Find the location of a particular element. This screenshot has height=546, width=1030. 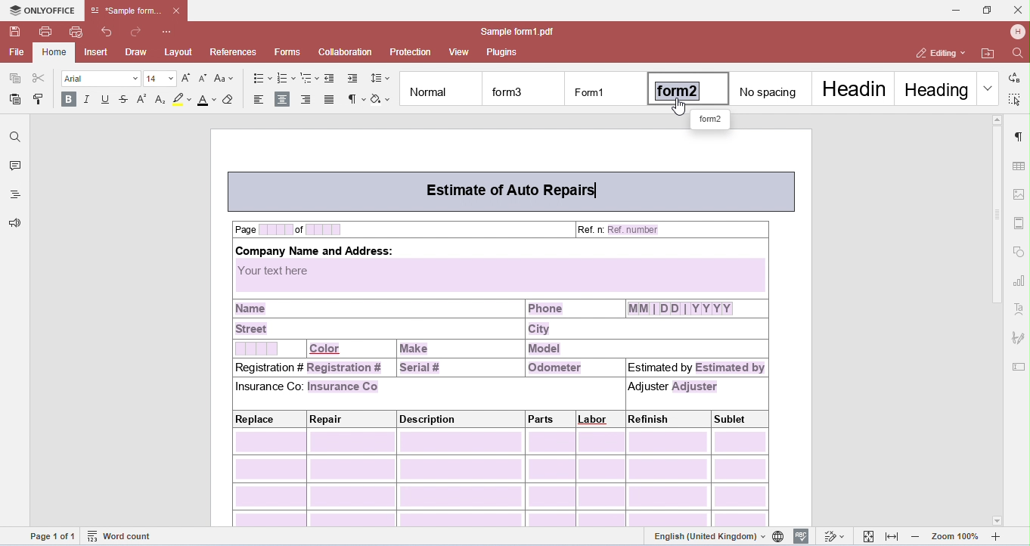

bulleted style is located at coordinates (261, 79).